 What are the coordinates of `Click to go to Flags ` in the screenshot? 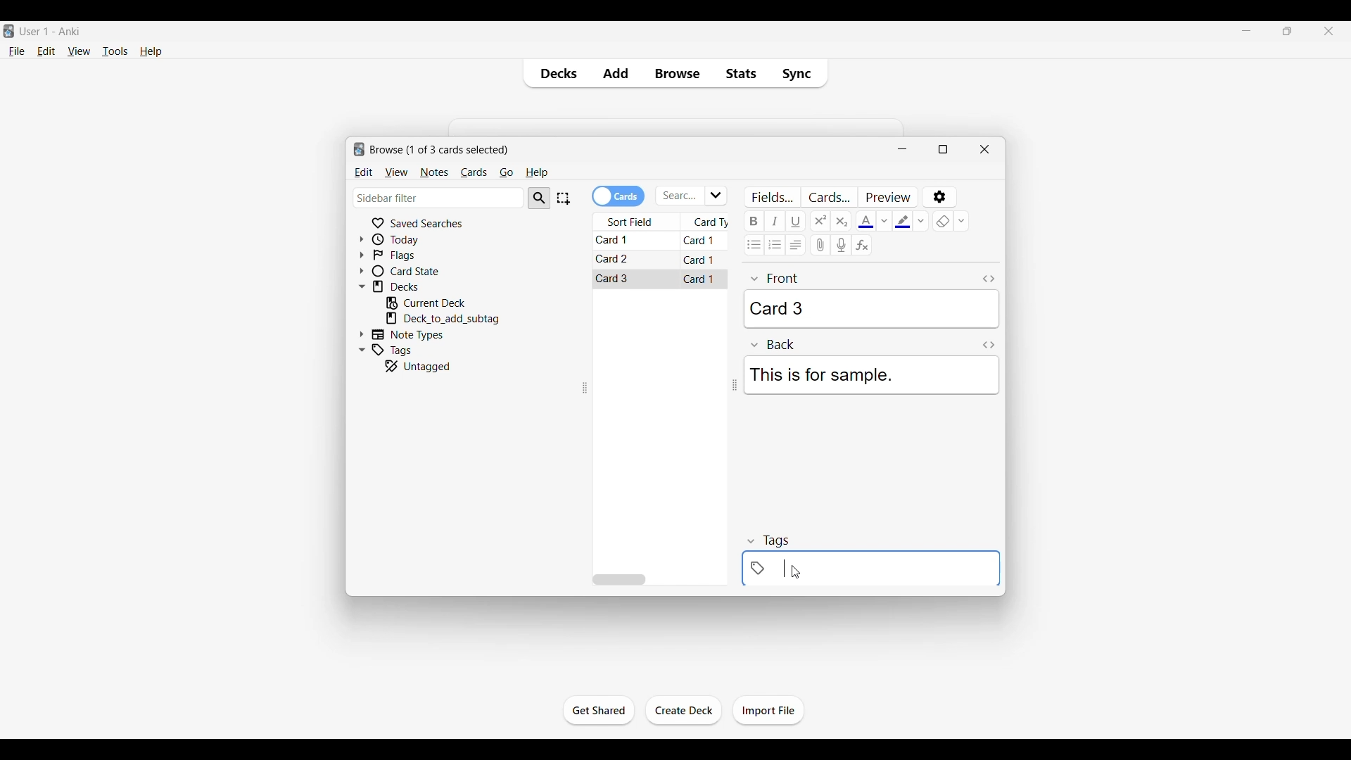 It's located at (417, 255).